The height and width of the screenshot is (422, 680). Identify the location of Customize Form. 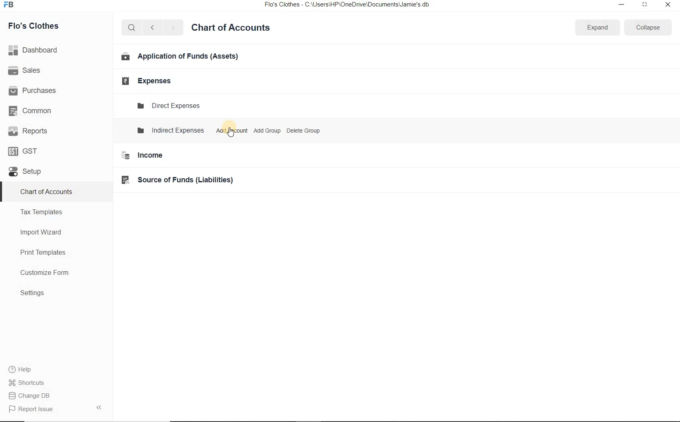
(45, 273).